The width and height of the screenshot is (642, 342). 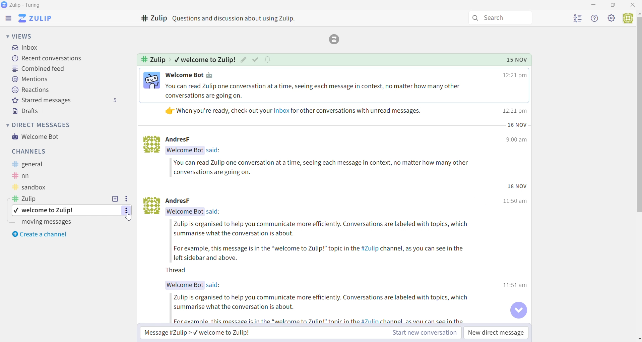 I want to click on Vertical slide bar, so click(x=638, y=176).